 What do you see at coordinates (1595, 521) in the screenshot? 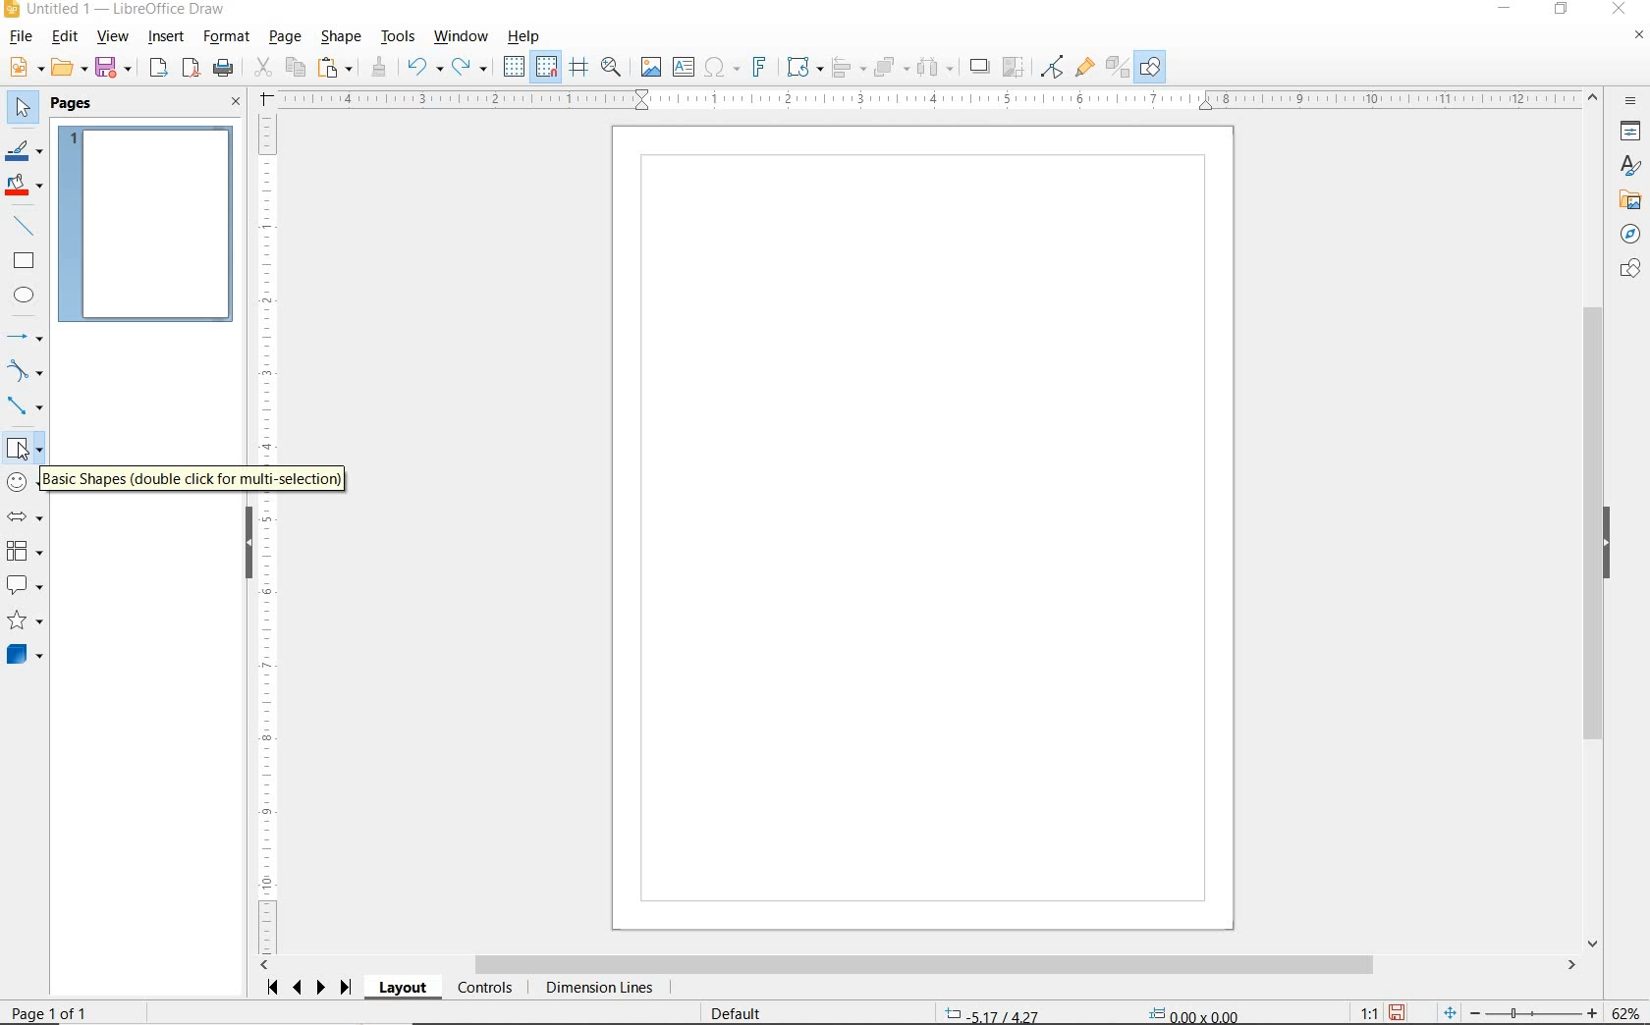
I see `SCROLLBAR` at bounding box center [1595, 521].